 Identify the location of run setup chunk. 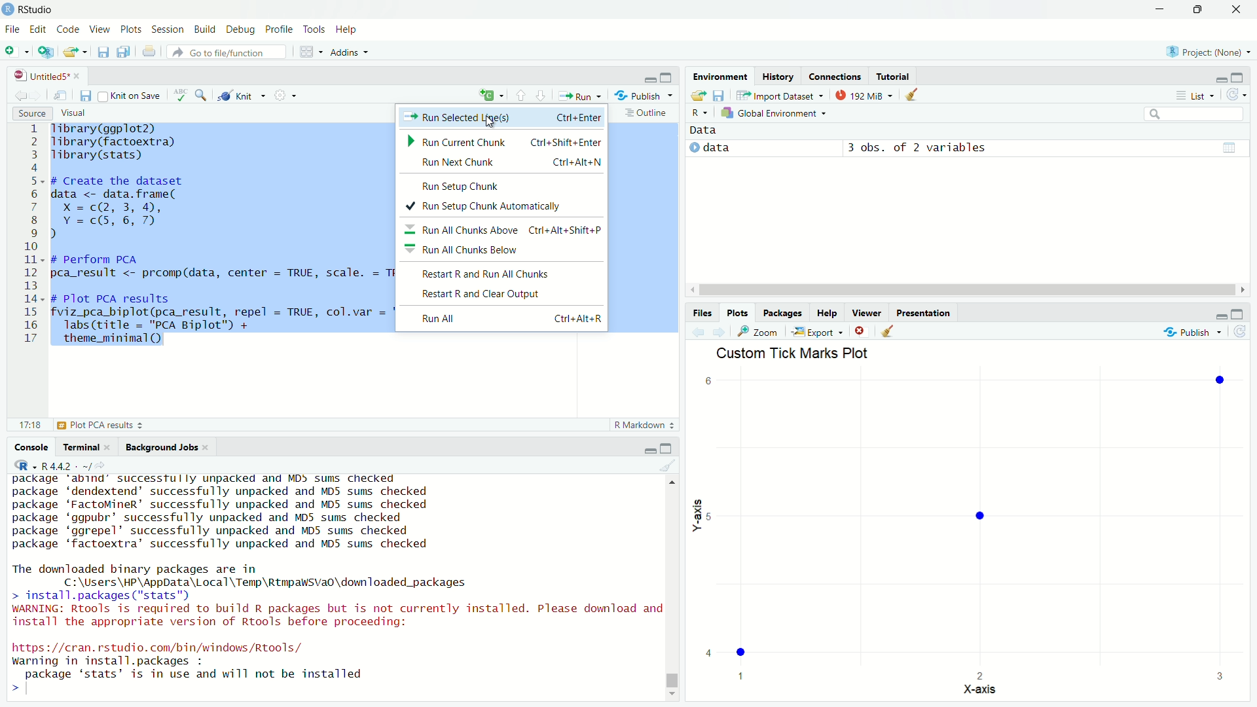
(504, 187).